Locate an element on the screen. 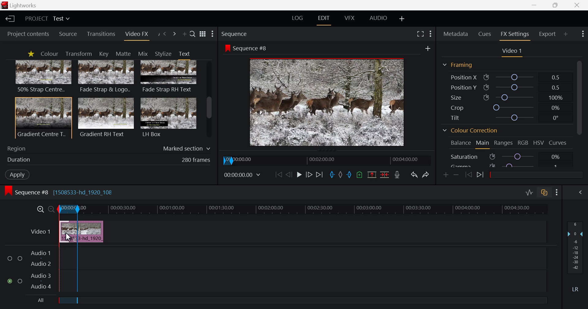 The height and width of the screenshot is (309, 588). Balance is located at coordinates (461, 143).